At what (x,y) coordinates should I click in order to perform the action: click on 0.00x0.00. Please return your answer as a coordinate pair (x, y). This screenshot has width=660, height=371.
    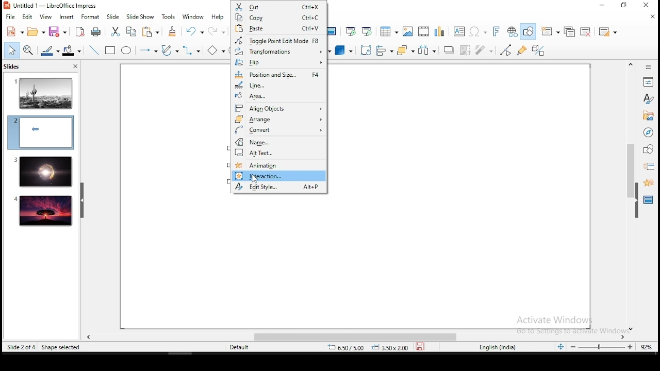
    Looking at the image, I should click on (390, 347).